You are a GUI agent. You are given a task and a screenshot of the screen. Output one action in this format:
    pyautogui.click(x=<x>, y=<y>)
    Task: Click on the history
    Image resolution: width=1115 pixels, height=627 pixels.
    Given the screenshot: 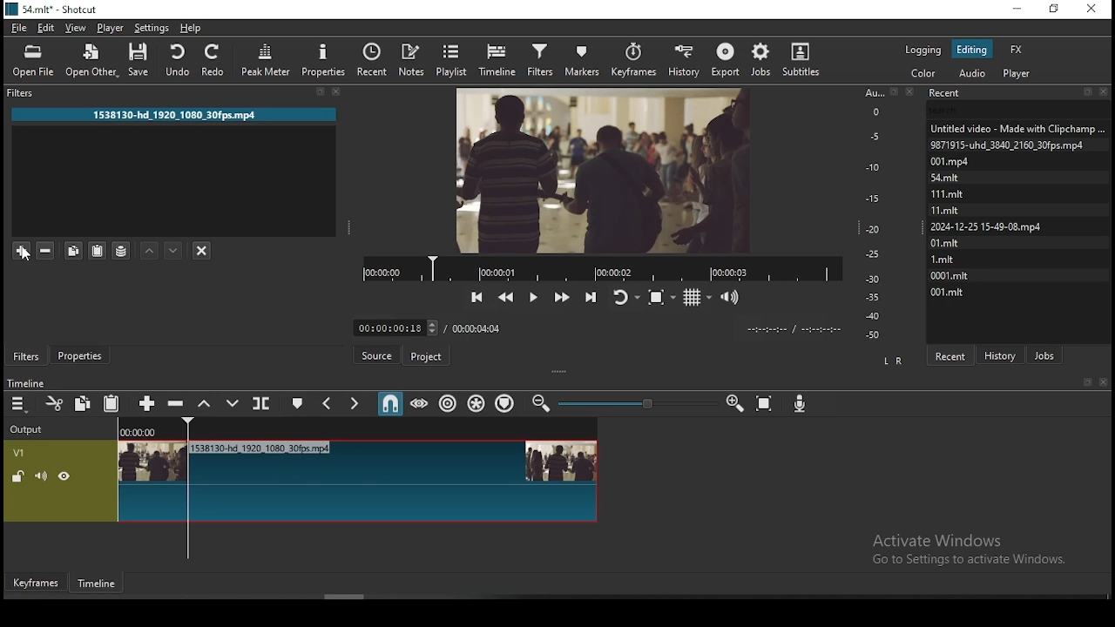 What is the action you would take?
    pyautogui.click(x=685, y=60)
    